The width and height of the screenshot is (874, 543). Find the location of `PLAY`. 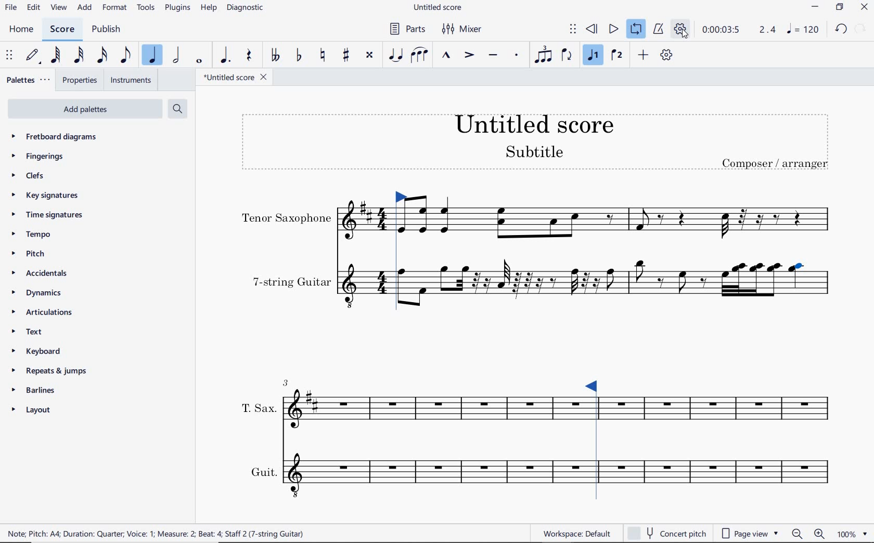

PLAY is located at coordinates (613, 29).